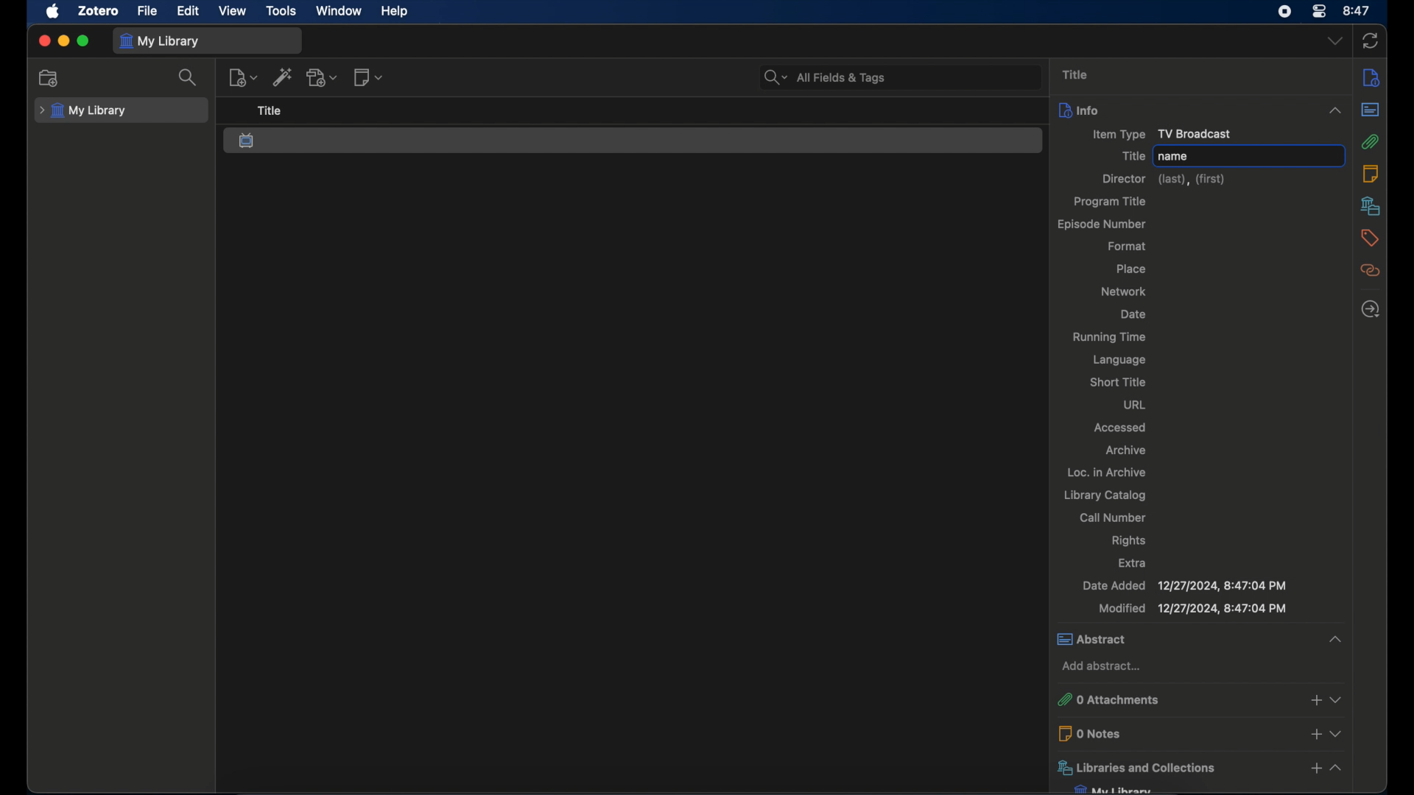  What do you see at coordinates (1130, 155) in the screenshot?
I see `title` at bounding box center [1130, 155].